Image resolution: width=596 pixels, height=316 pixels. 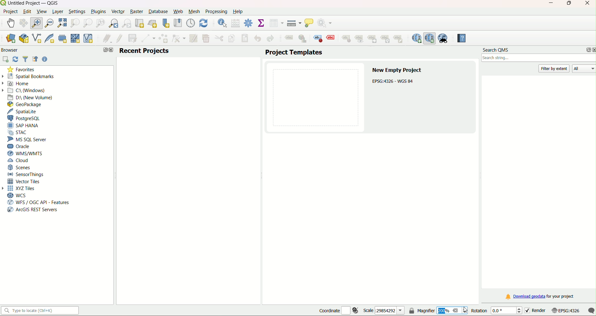 I want to click on Raster, so click(x=136, y=11).